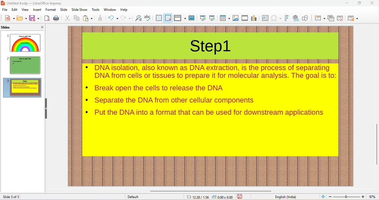 This screenshot has width=379, height=200. What do you see at coordinates (192, 18) in the screenshot?
I see `master slide` at bounding box center [192, 18].